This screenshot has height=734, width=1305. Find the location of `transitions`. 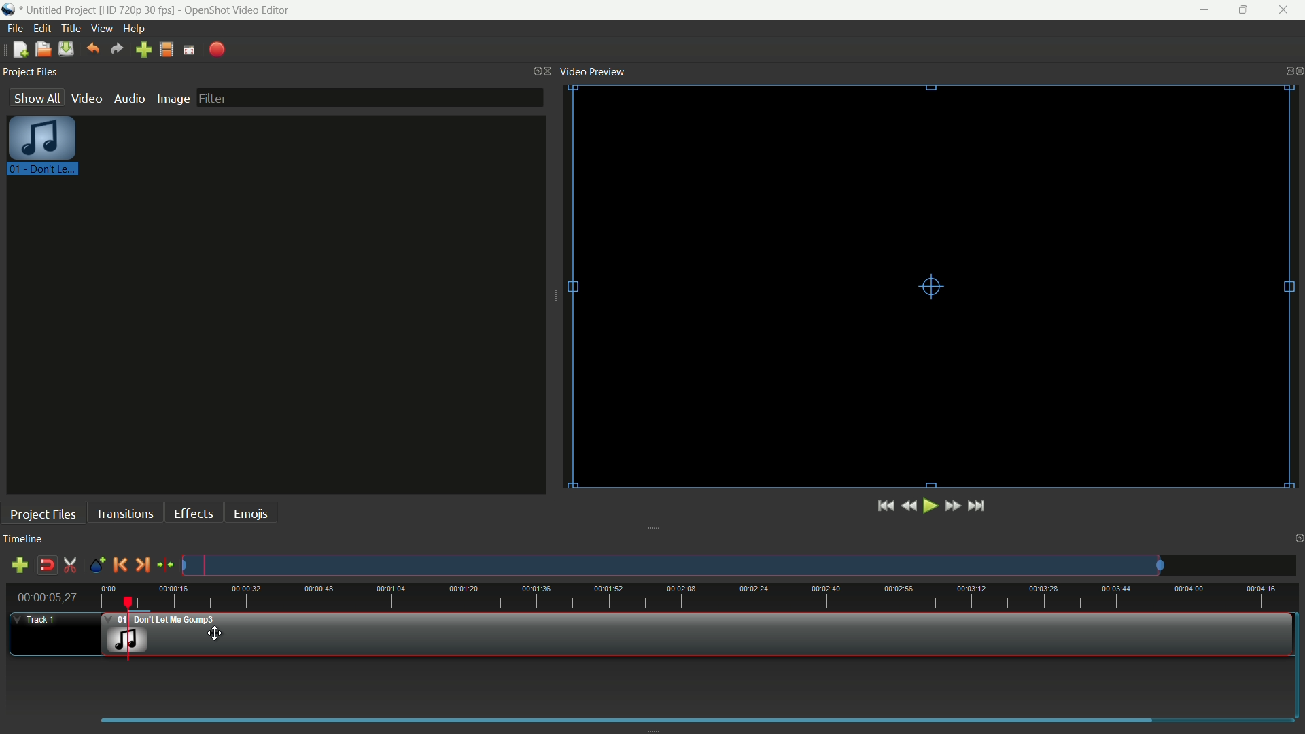

transitions is located at coordinates (126, 514).